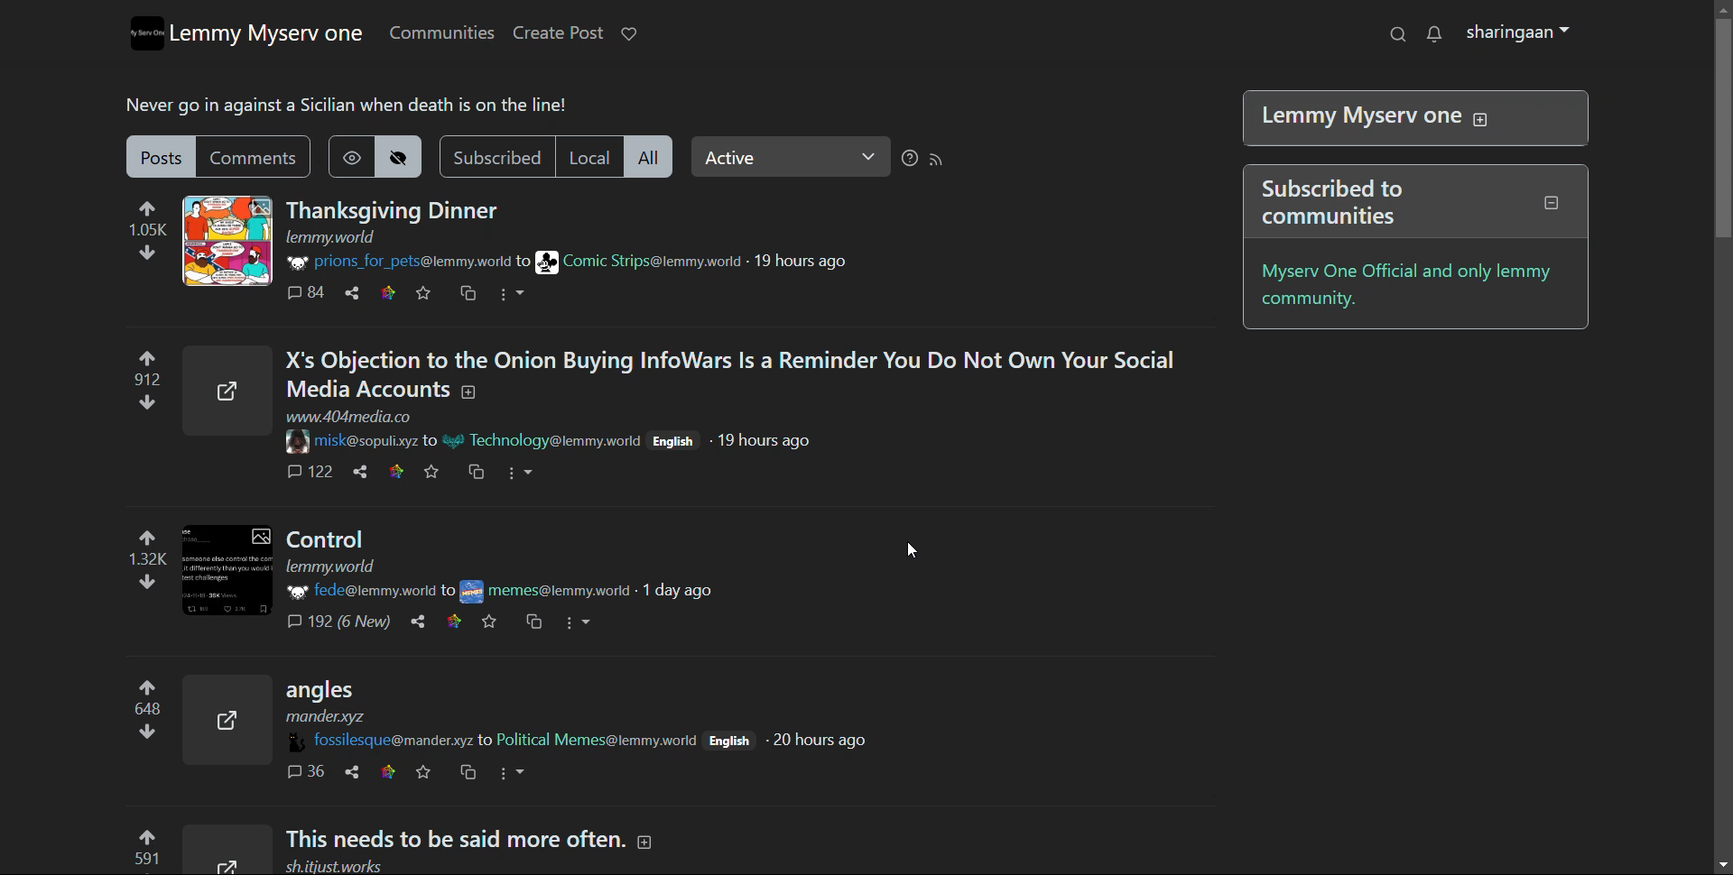 This screenshot has width=1733, height=875. Describe the element at coordinates (352, 292) in the screenshot. I see `share` at that location.